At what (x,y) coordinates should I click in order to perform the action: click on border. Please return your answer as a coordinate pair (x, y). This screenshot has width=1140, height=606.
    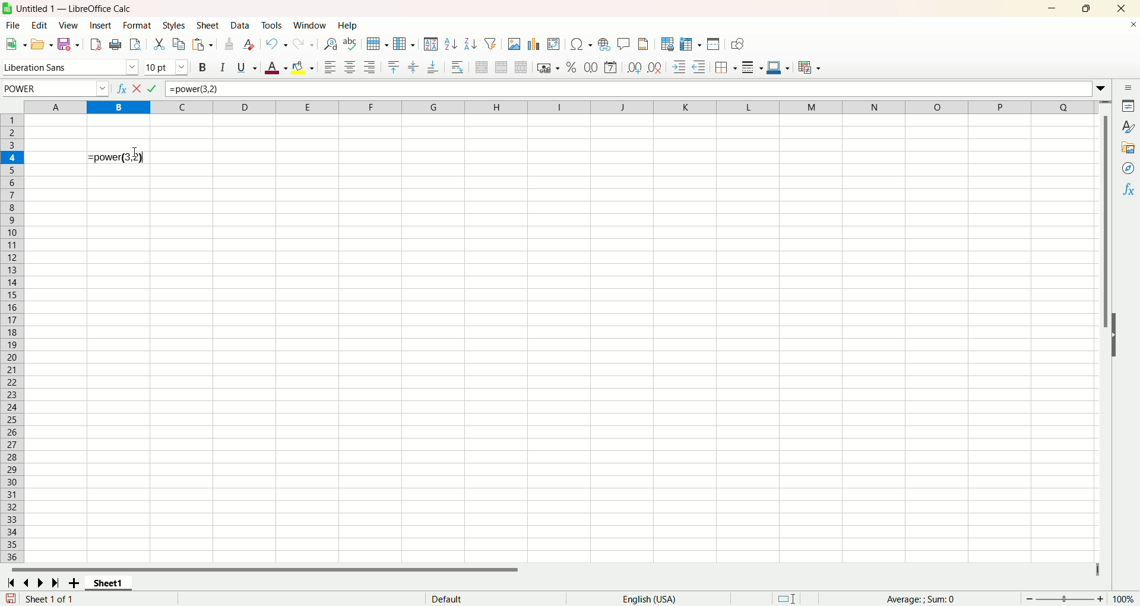
    Looking at the image, I should click on (726, 67).